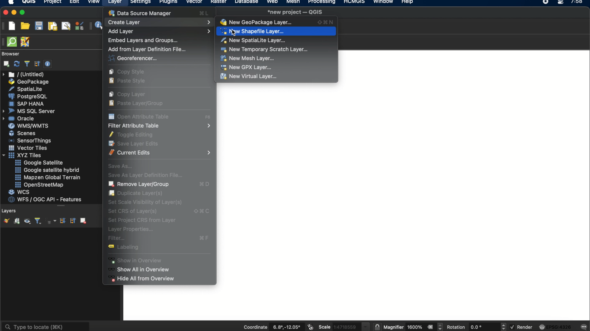 The height and width of the screenshot is (331, 590). Describe the element at coordinates (218, 2) in the screenshot. I see `raster` at that location.